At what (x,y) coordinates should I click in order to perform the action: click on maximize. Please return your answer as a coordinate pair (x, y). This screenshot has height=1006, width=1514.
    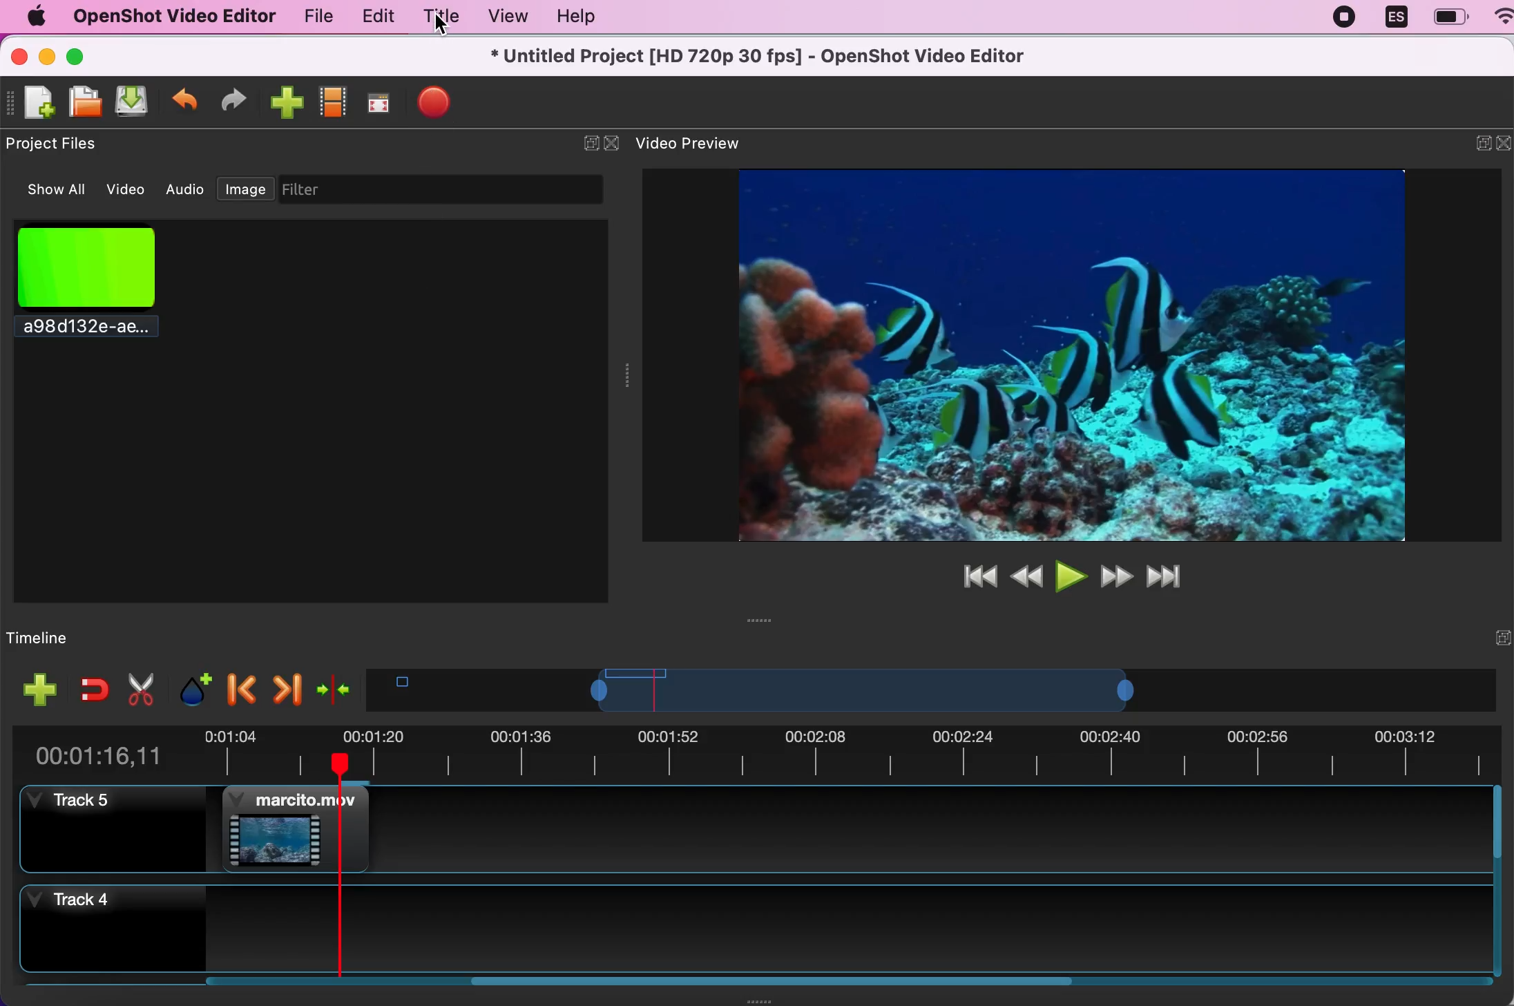
    Looking at the image, I should click on (93, 55).